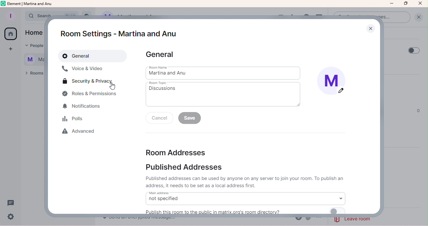 This screenshot has width=428, height=226. I want to click on leave room, so click(354, 219).